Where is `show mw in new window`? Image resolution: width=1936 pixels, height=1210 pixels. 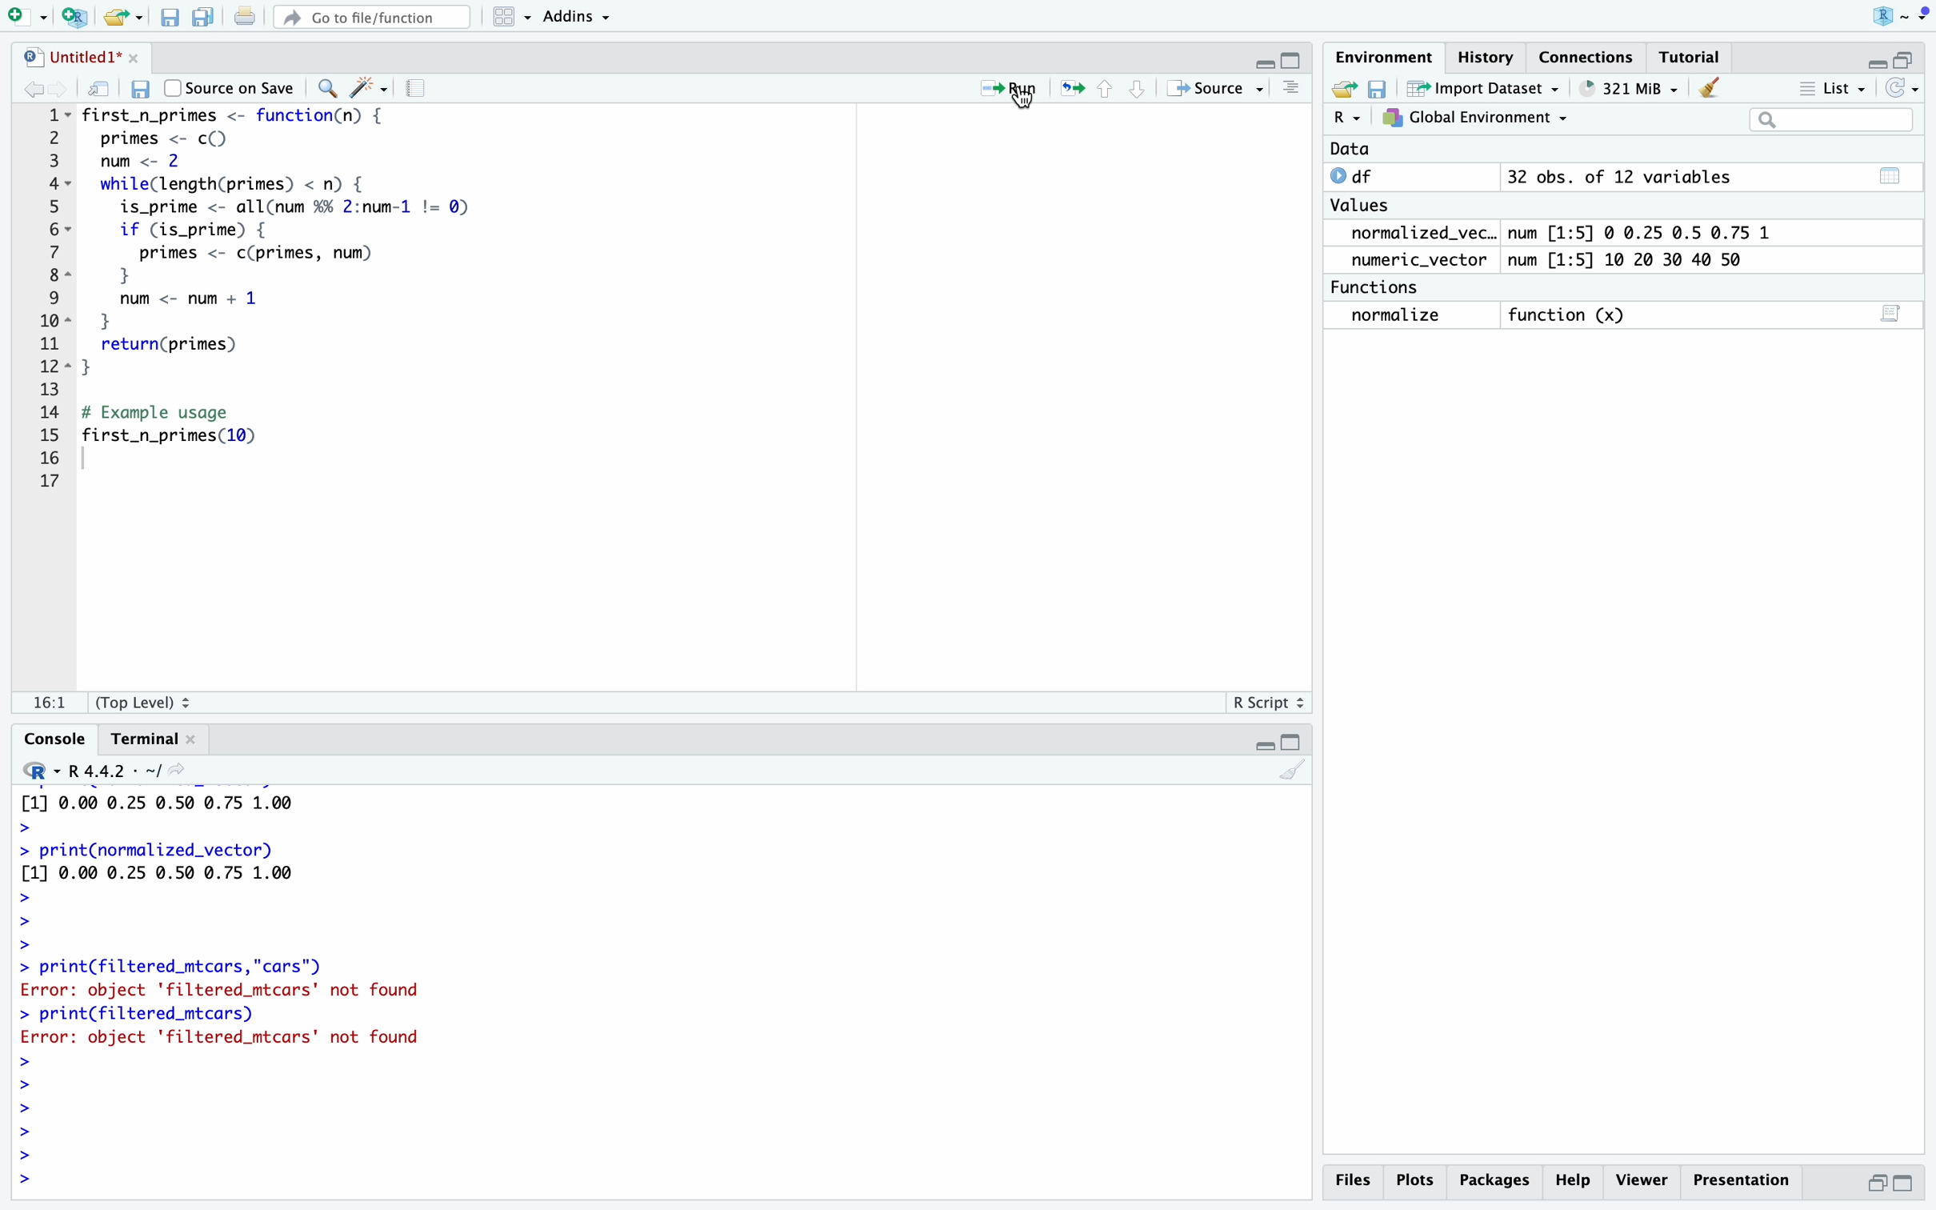 show mw in new window is located at coordinates (102, 83).